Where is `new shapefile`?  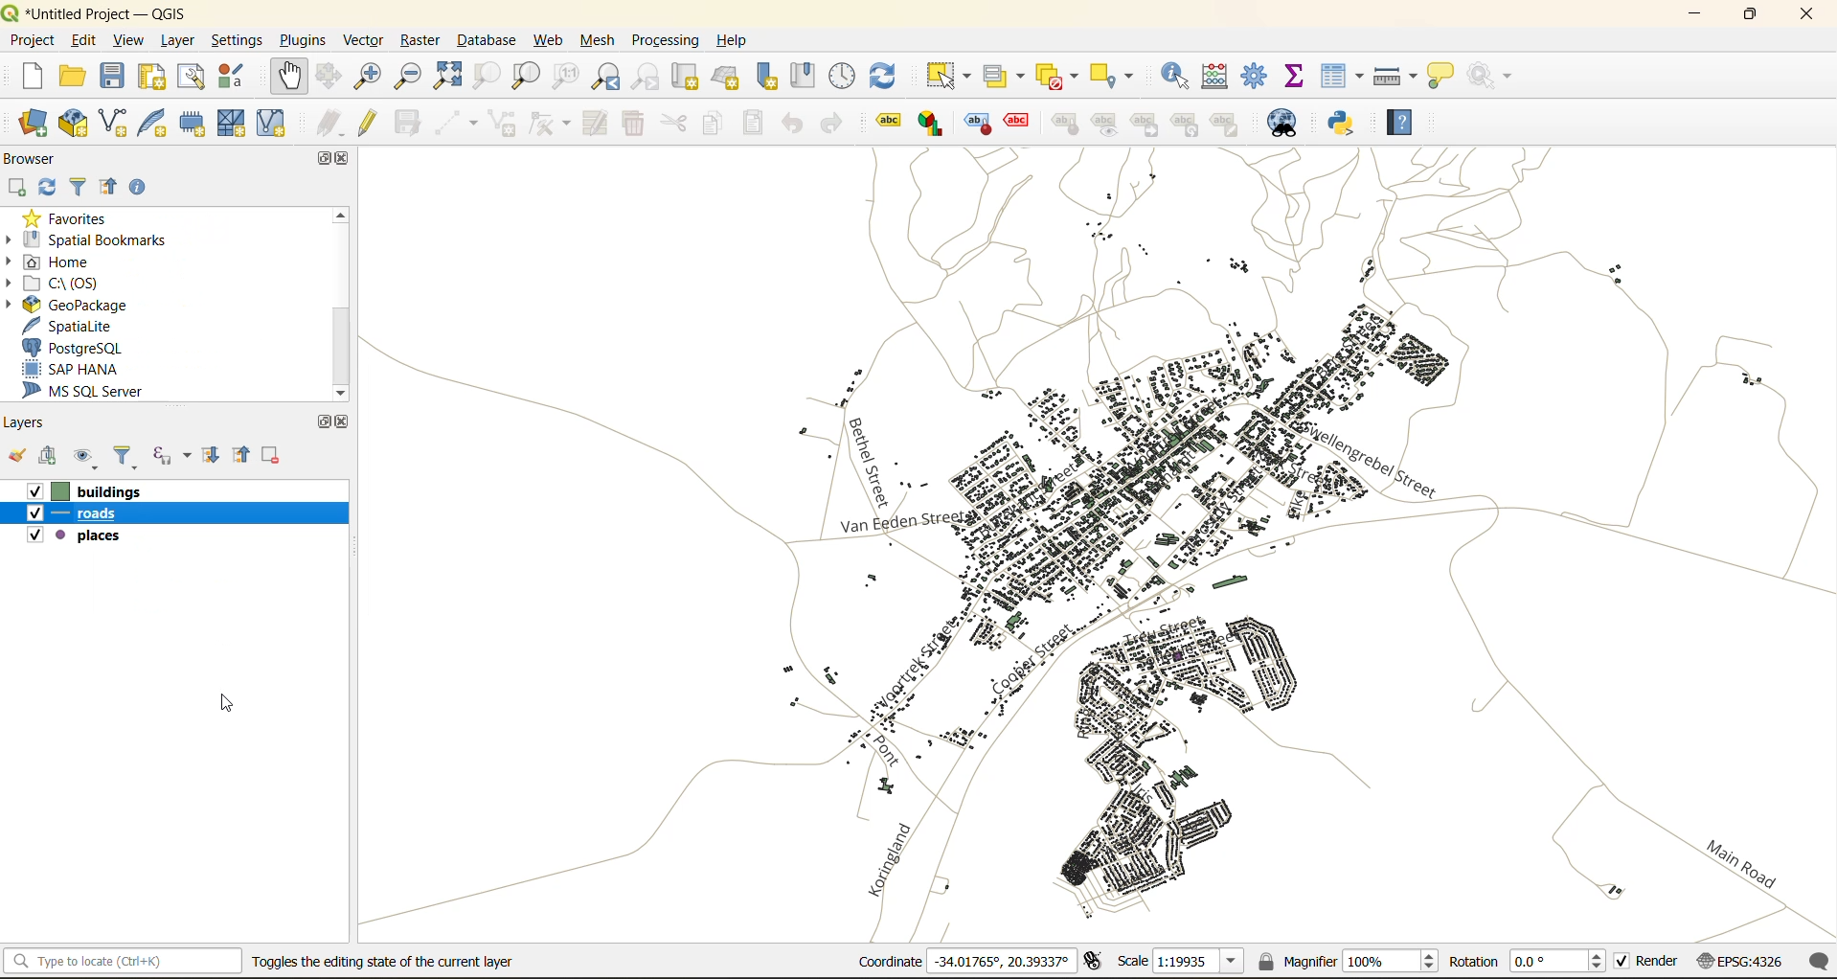
new shapefile is located at coordinates (109, 124).